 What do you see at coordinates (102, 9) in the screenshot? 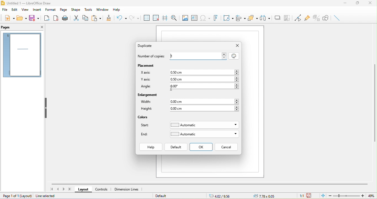
I see `window` at bounding box center [102, 9].